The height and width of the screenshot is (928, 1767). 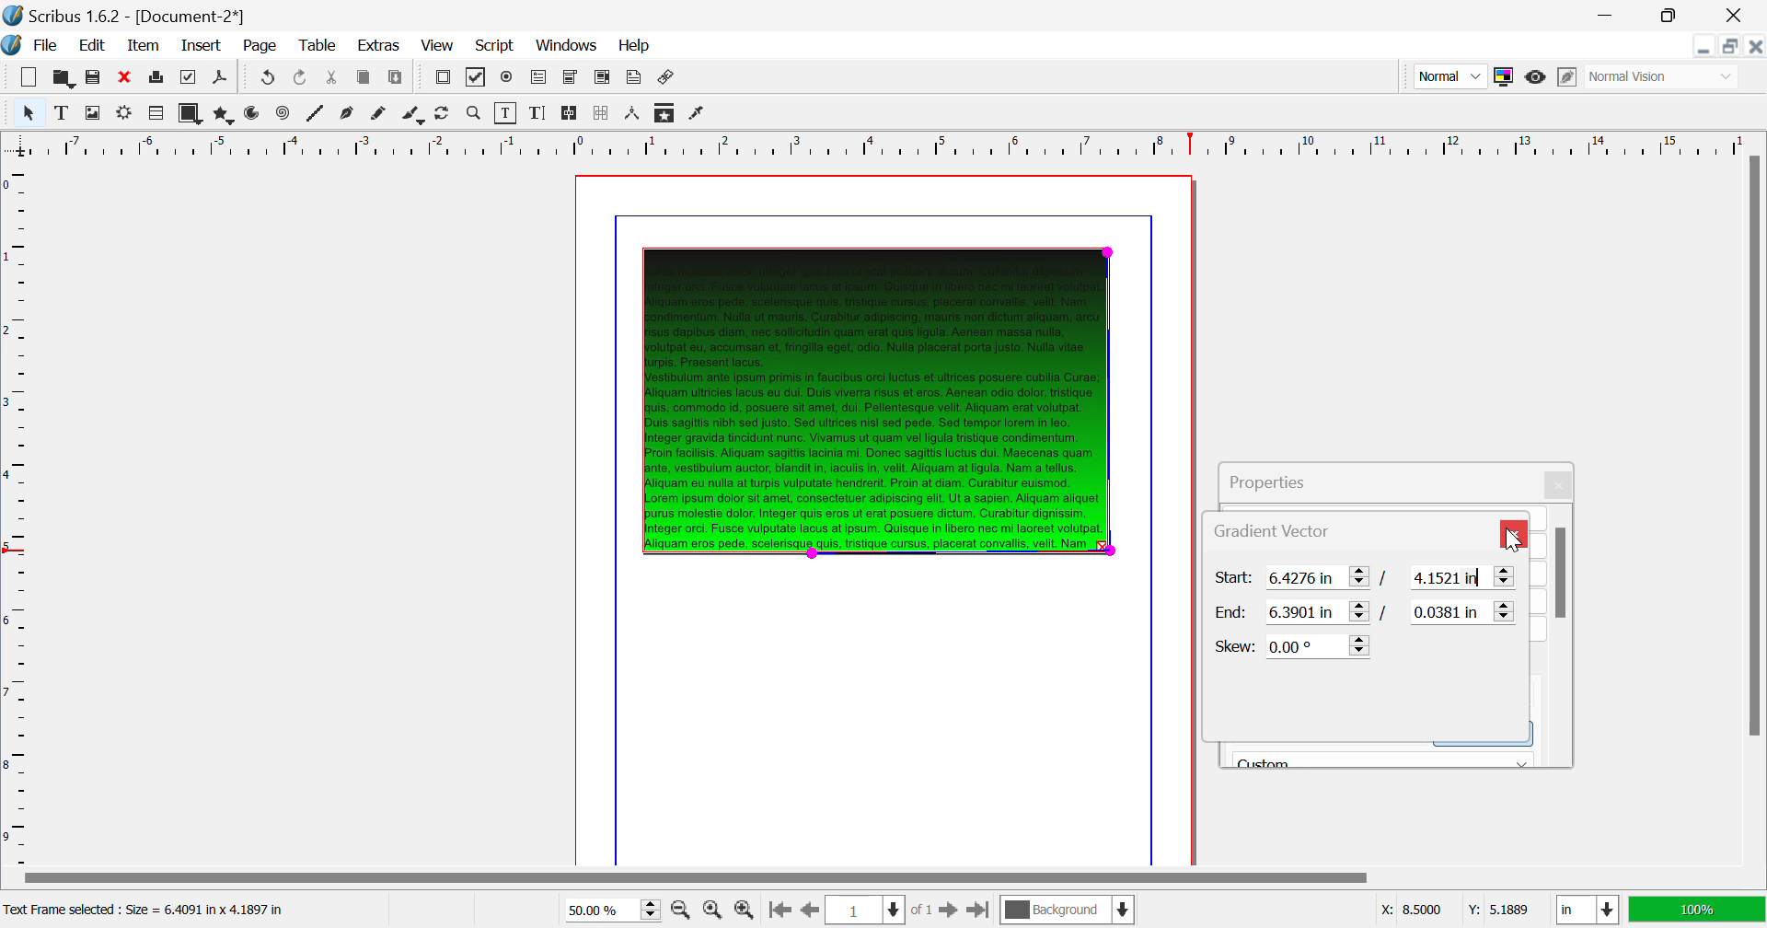 What do you see at coordinates (666, 112) in the screenshot?
I see `Copy Item Properties` at bounding box center [666, 112].